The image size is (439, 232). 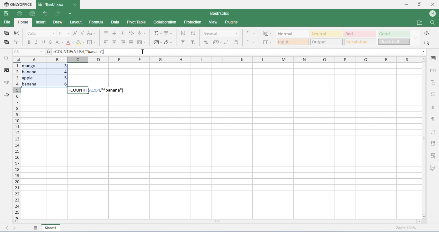 I want to click on align left, so click(x=123, y=43).